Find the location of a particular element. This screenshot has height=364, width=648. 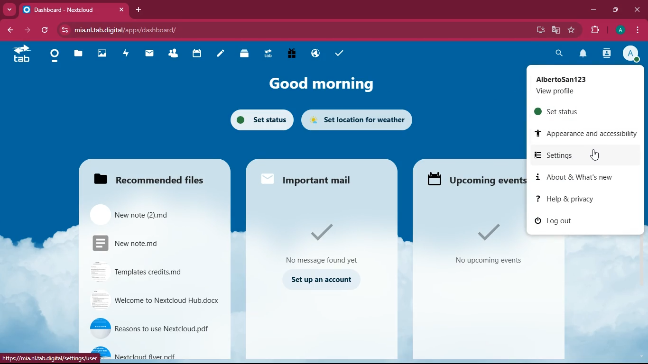

close is located at coordinates (637, 9).